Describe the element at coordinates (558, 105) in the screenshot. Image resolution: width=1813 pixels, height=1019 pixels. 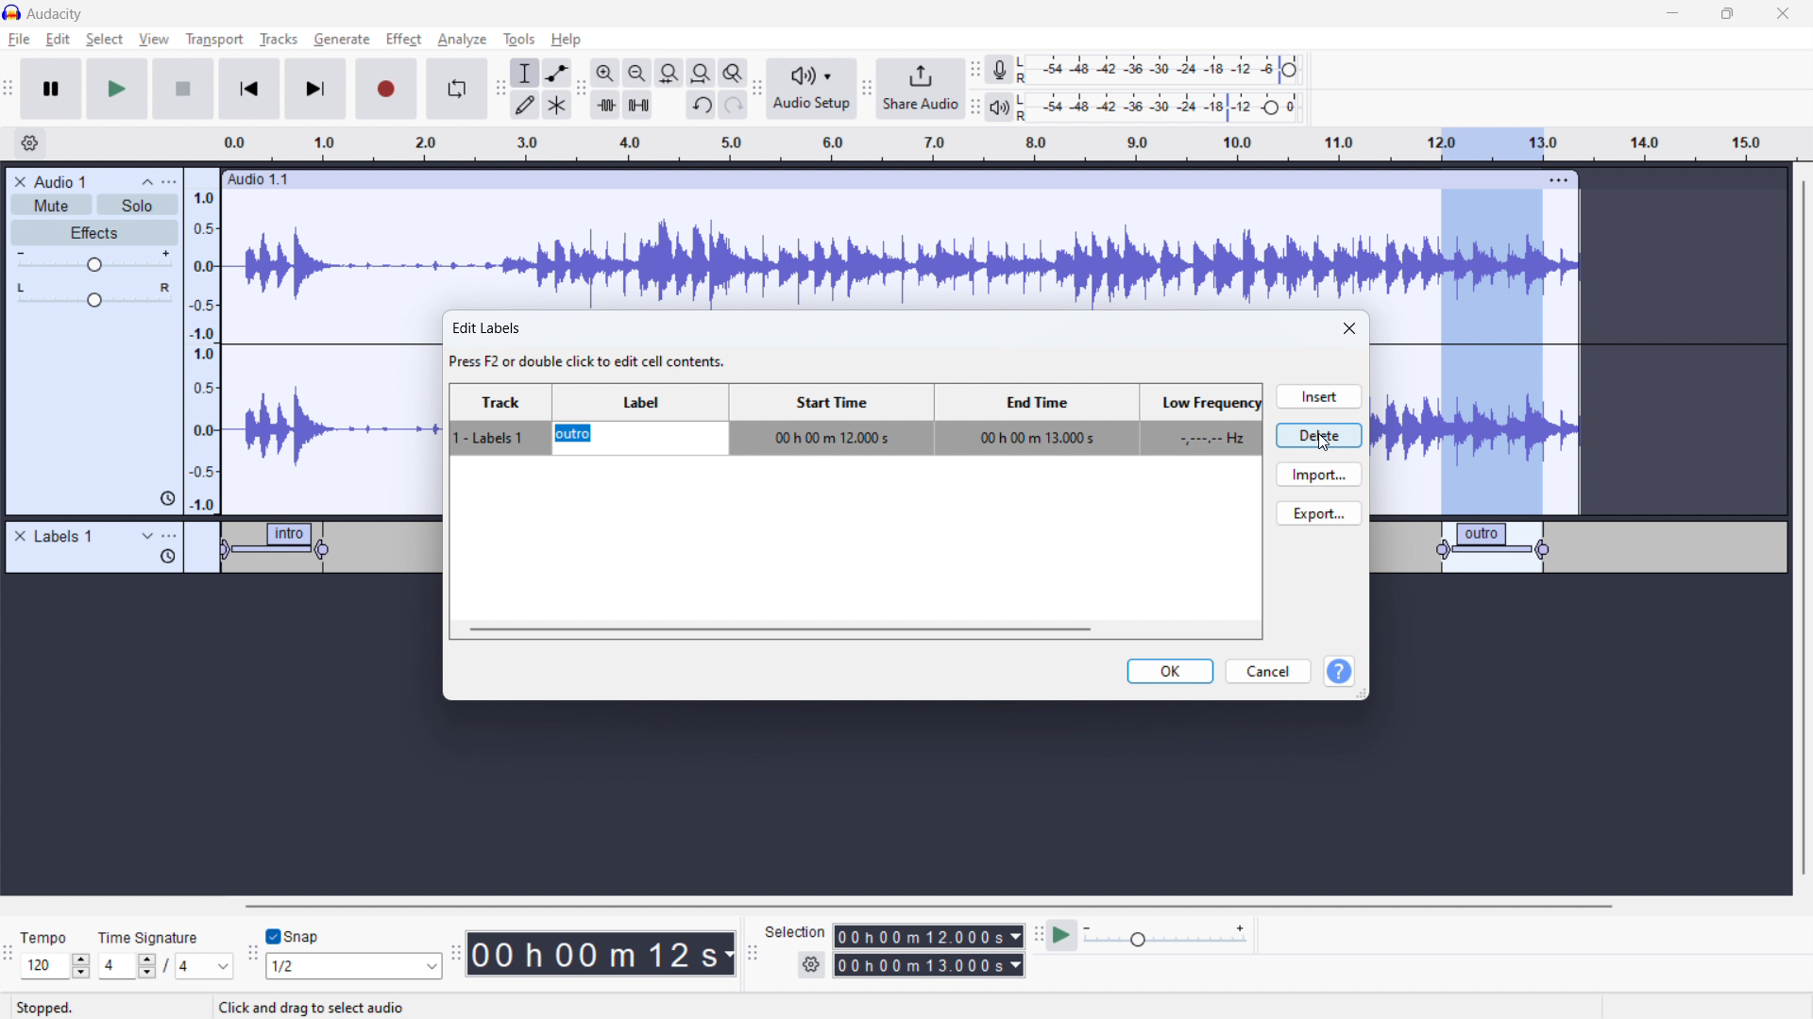
I see `multi tool` at that location.